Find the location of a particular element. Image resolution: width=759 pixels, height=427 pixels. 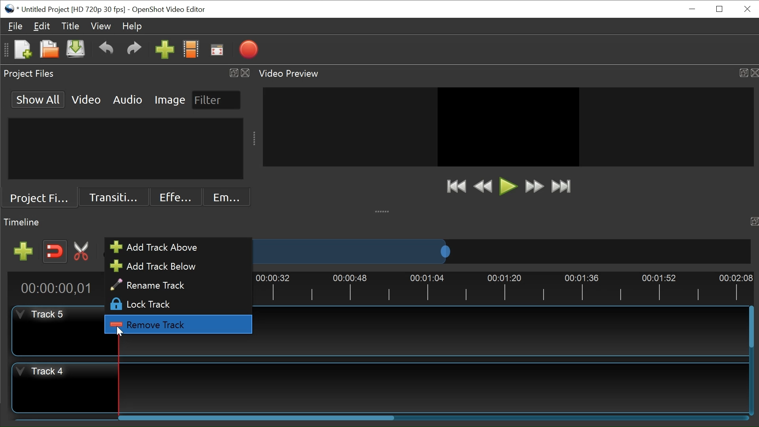

Timeline is located at coordinates (504, 287).